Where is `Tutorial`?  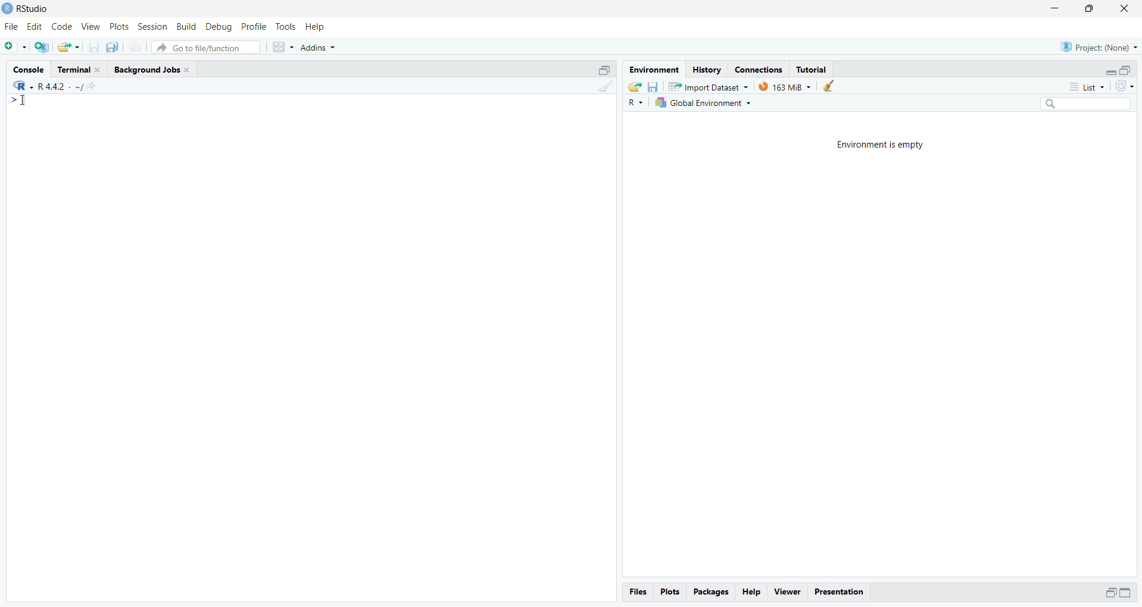 Tutorial is located at coordinates (813, 70).